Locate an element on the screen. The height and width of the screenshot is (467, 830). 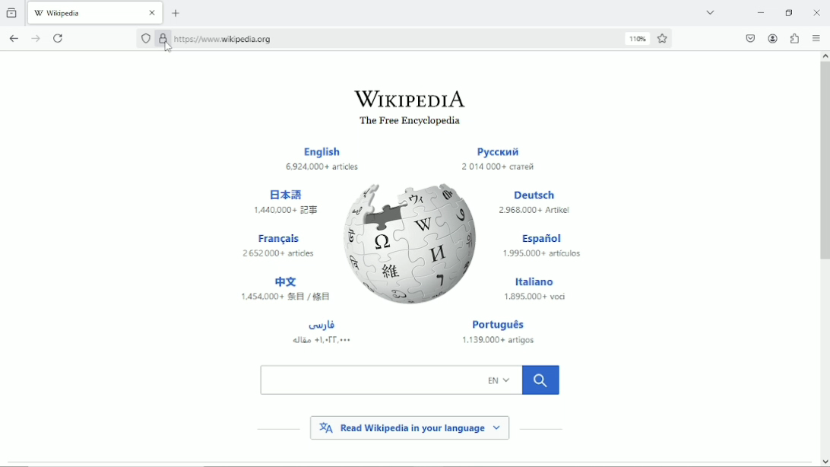
View recent browsing is located at coordinates (13, 11).